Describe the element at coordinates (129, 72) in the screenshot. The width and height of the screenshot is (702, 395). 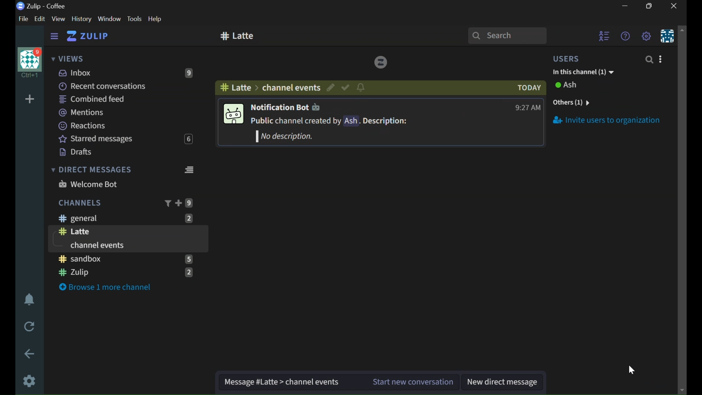
I see `INBOX` at that location.